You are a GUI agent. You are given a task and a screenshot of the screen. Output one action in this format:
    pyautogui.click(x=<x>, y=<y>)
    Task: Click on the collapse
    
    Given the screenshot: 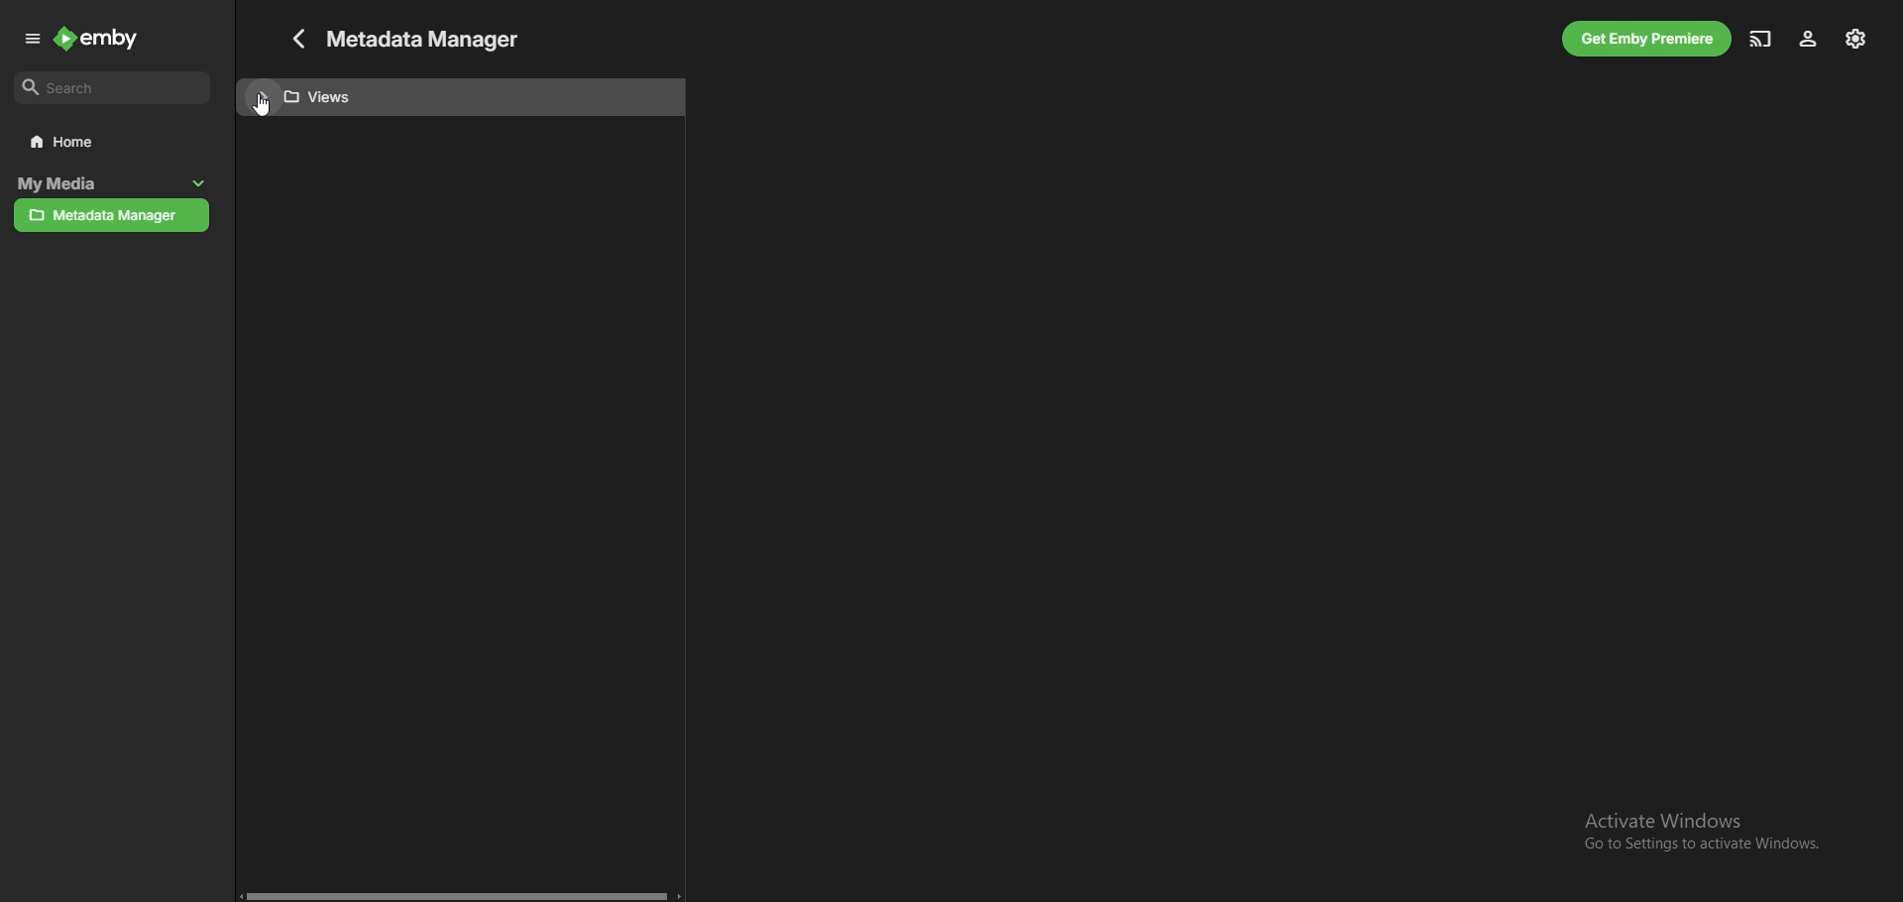 What is the action you would take?
    pyautogui.click(x=199, y=184)
    